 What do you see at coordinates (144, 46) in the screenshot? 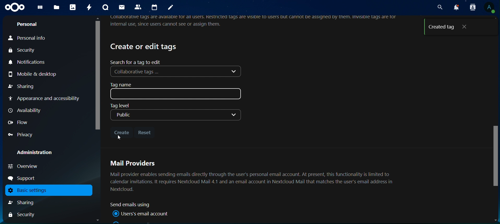
I see `create or edit tags` at bounding box center [144, 46].